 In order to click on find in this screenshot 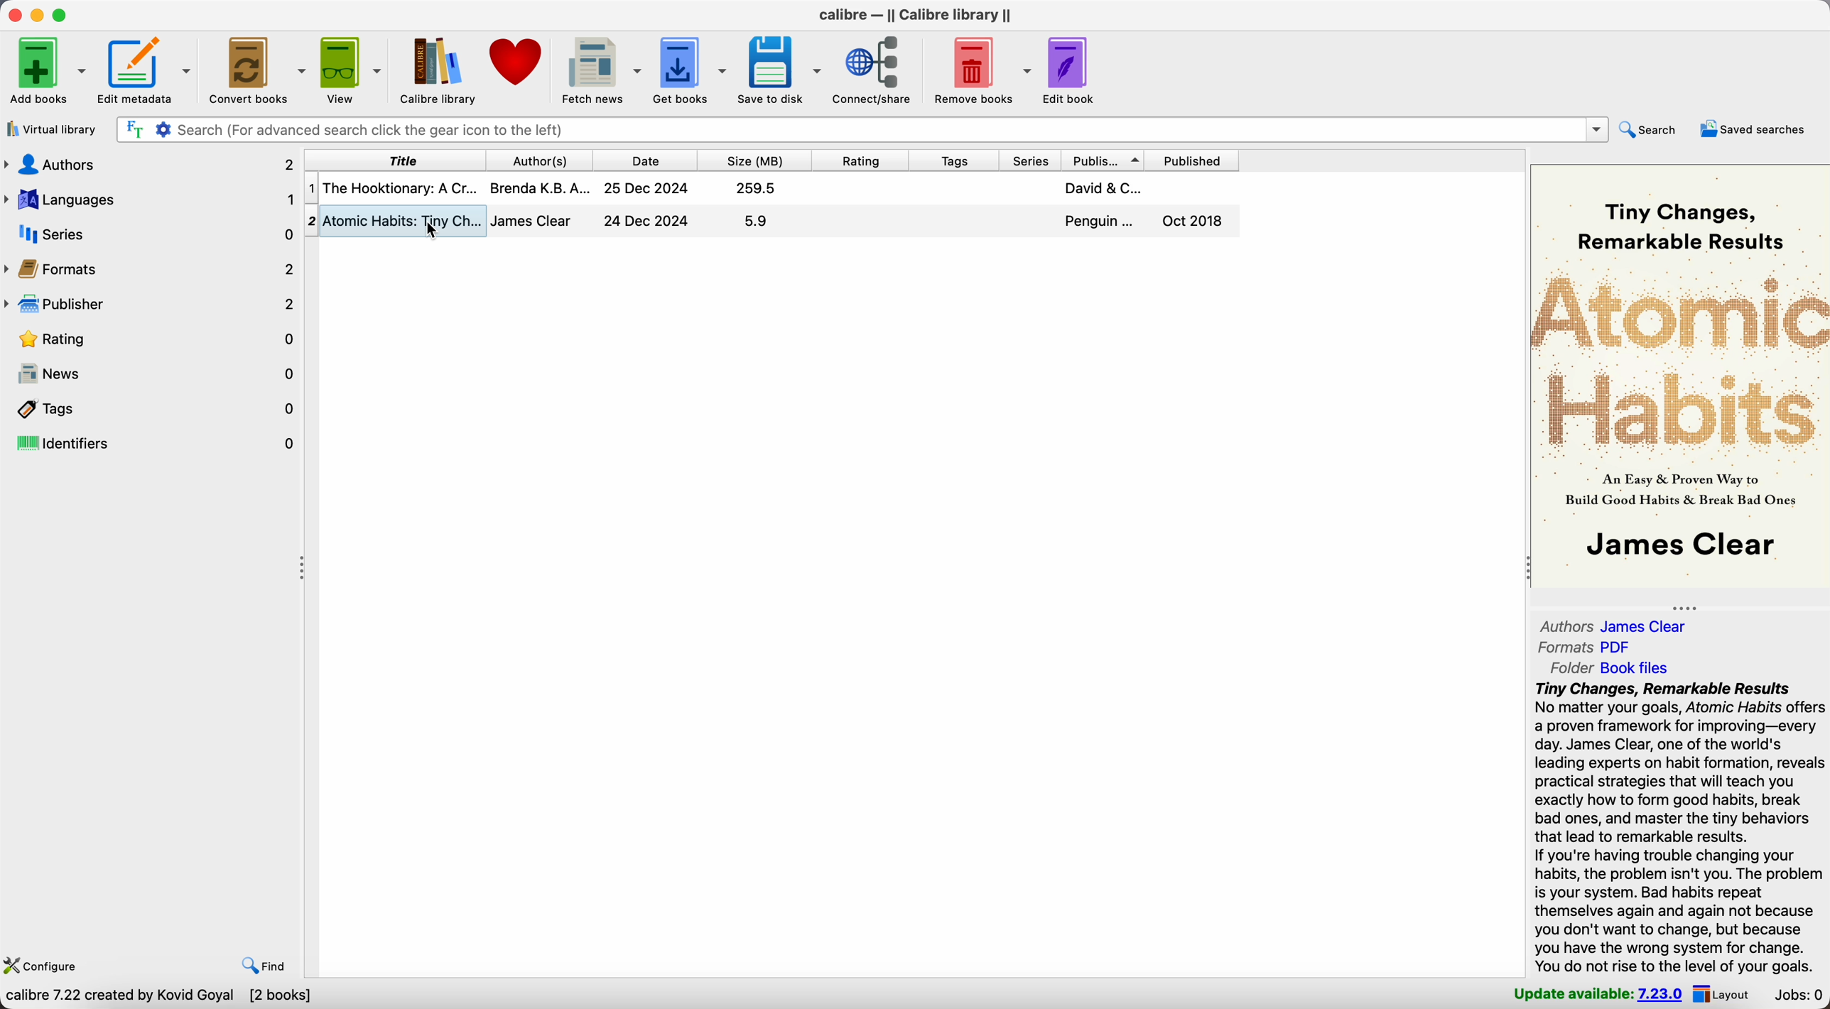, I will do `click(263, 966)`.